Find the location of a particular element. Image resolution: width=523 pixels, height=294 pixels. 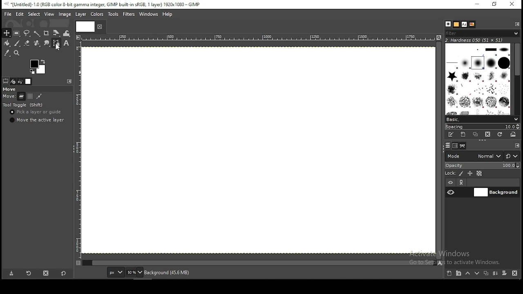

duplicate layer is located at coordinates (487, 274).